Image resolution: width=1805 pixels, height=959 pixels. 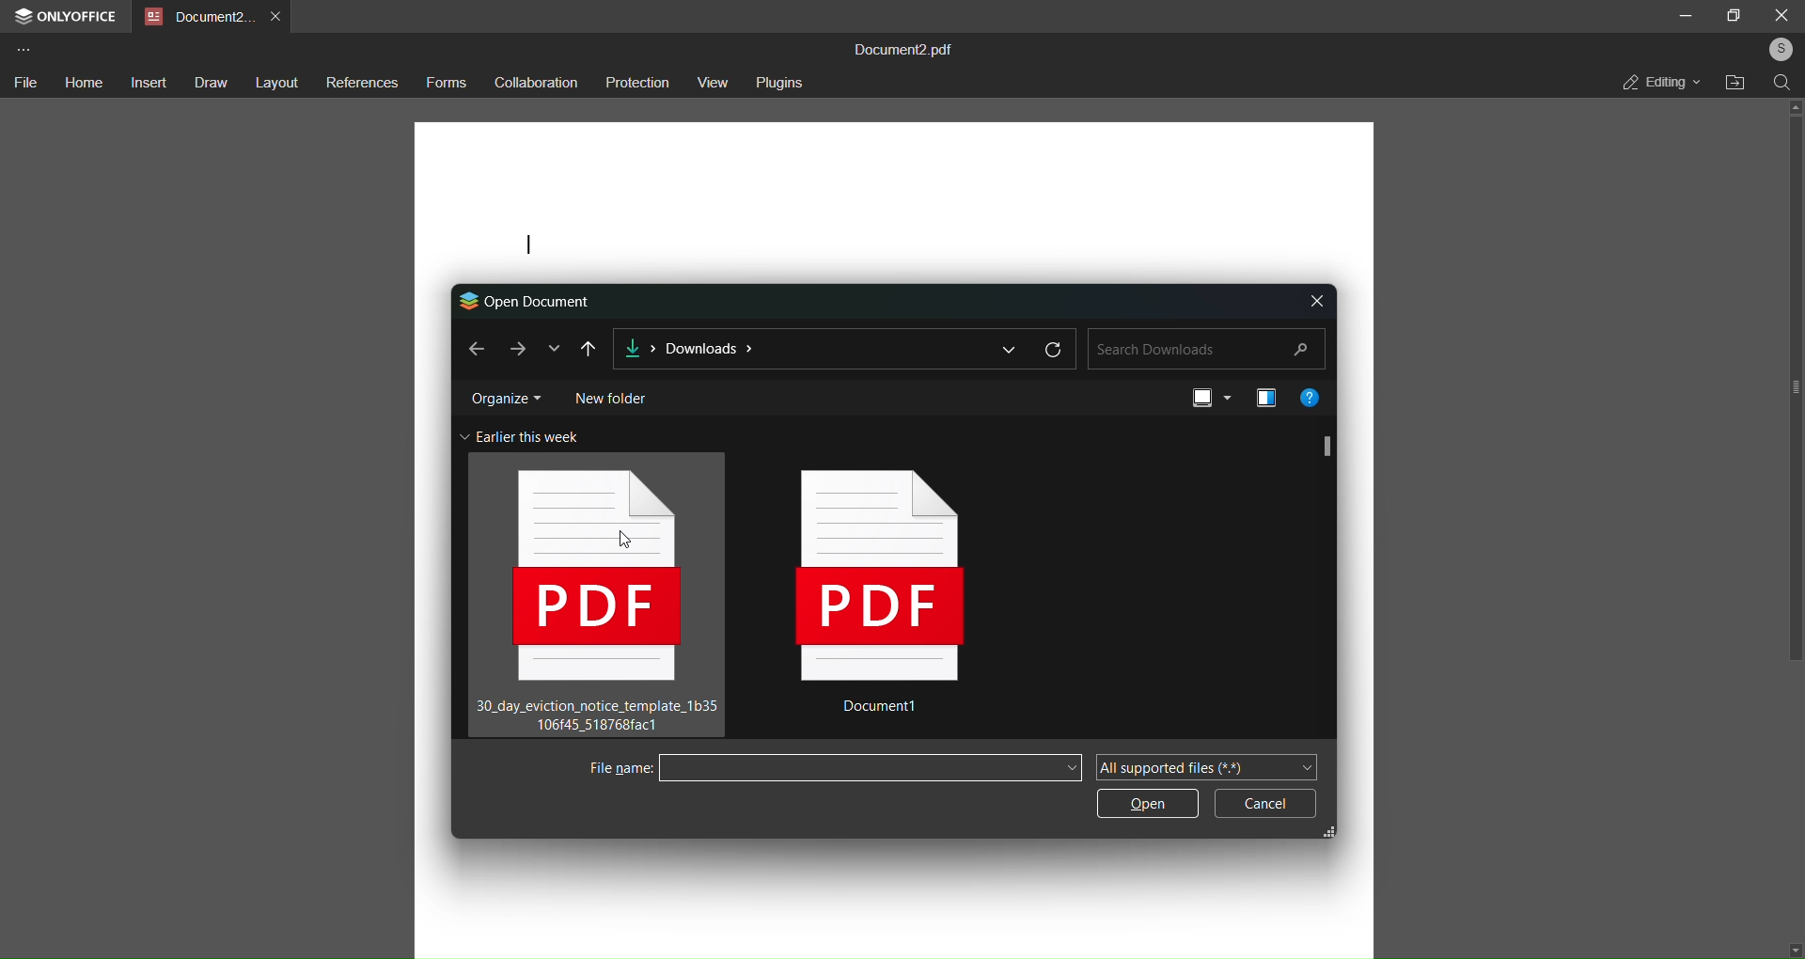 What do you see at coordinates (595, 595) in the screenshot?
I see `30 day eviction` at bounding box center [595, 595].